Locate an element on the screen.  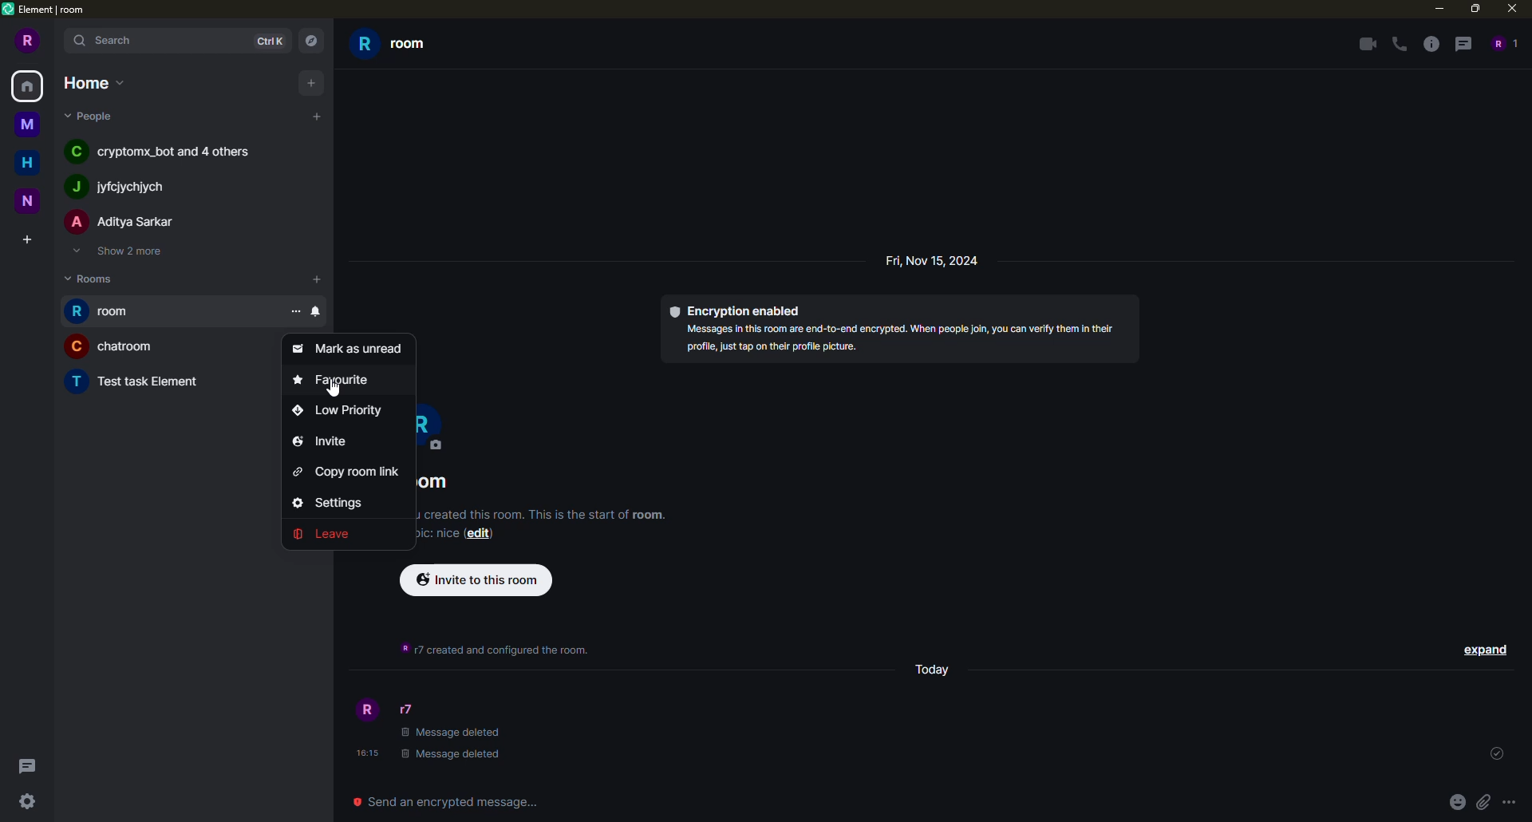
time is located at coordinates (365, 753).